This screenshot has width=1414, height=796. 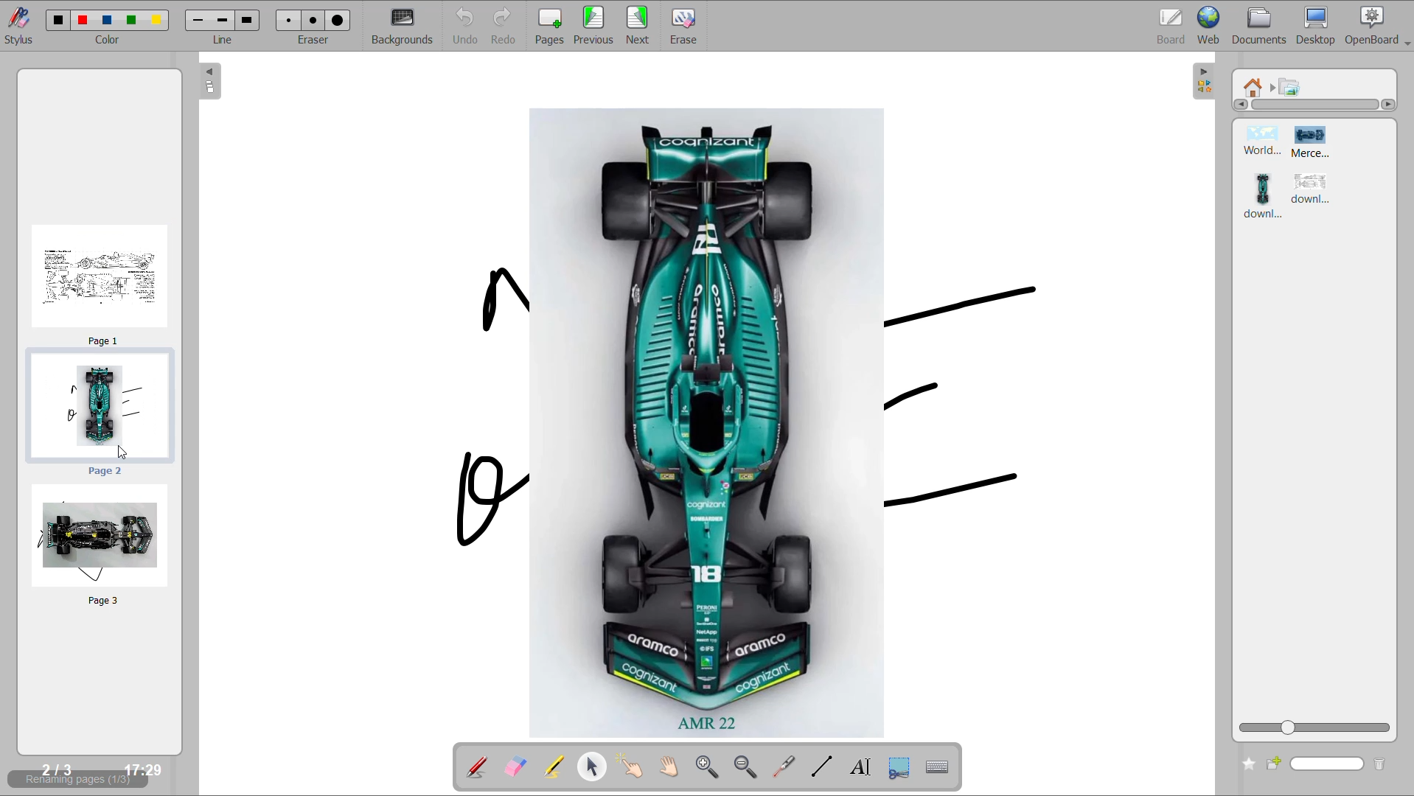 What do you see at coordinates (101, 545) in the screenshot?
I see `rearranged page 3` at bounding box center [101, 545].